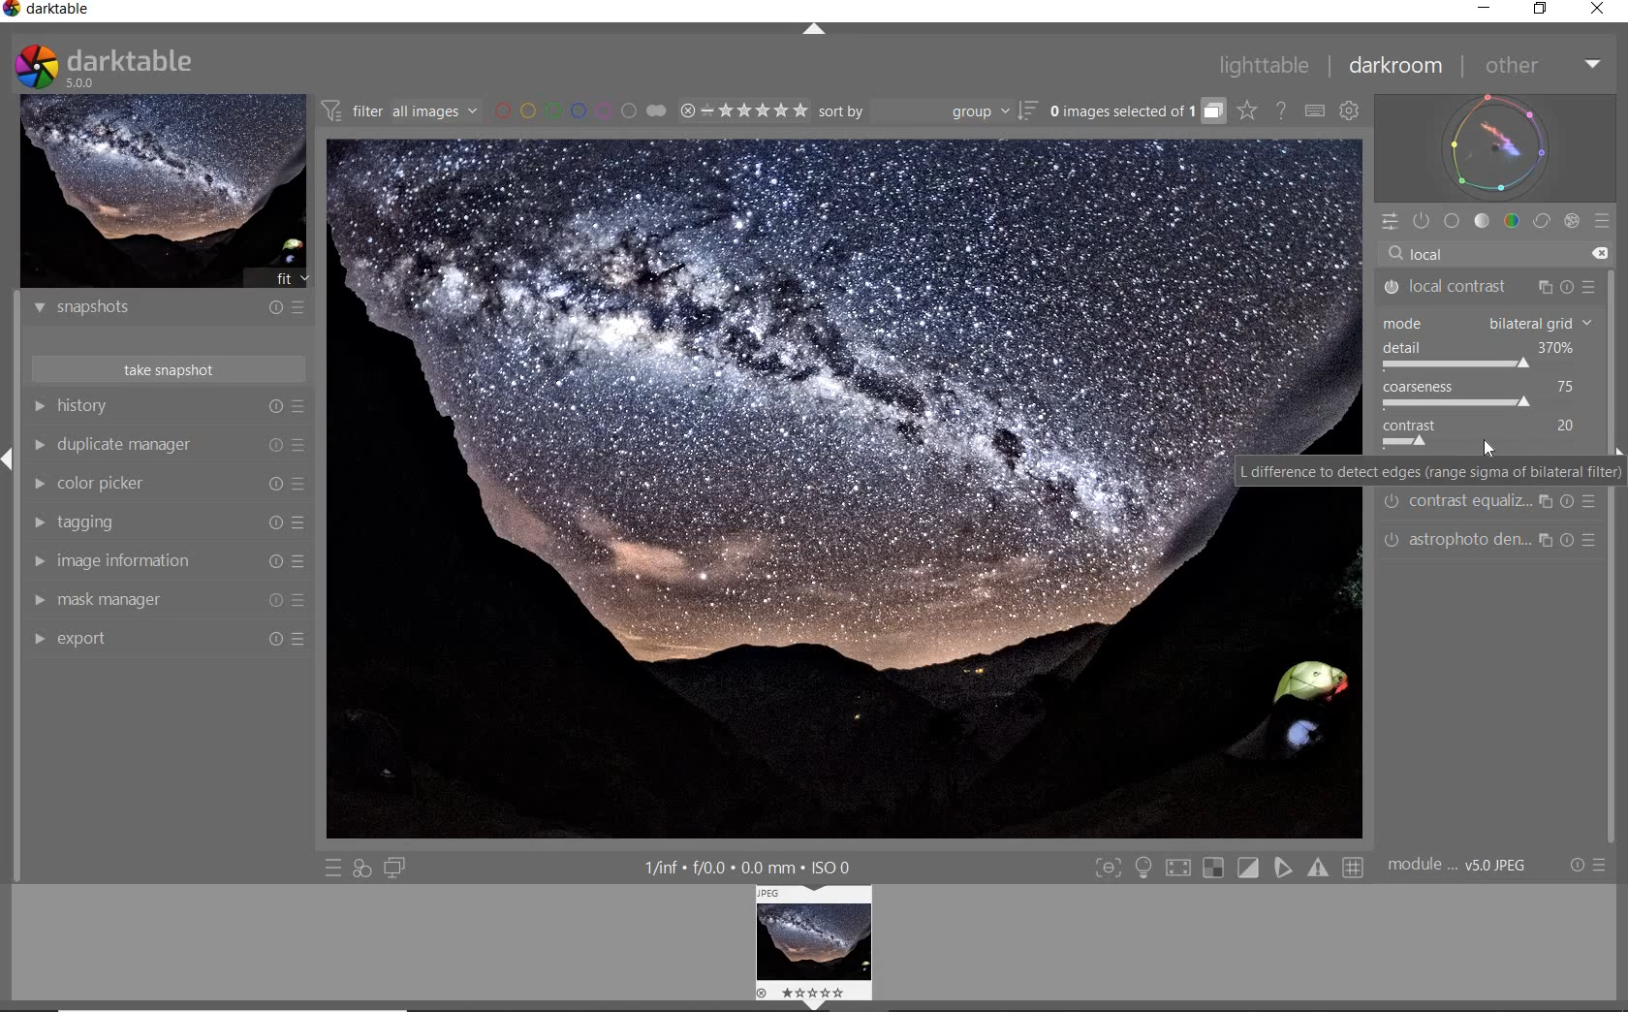 The image size is (1628, 1012). I want to click on darktable, so click(92, 10).